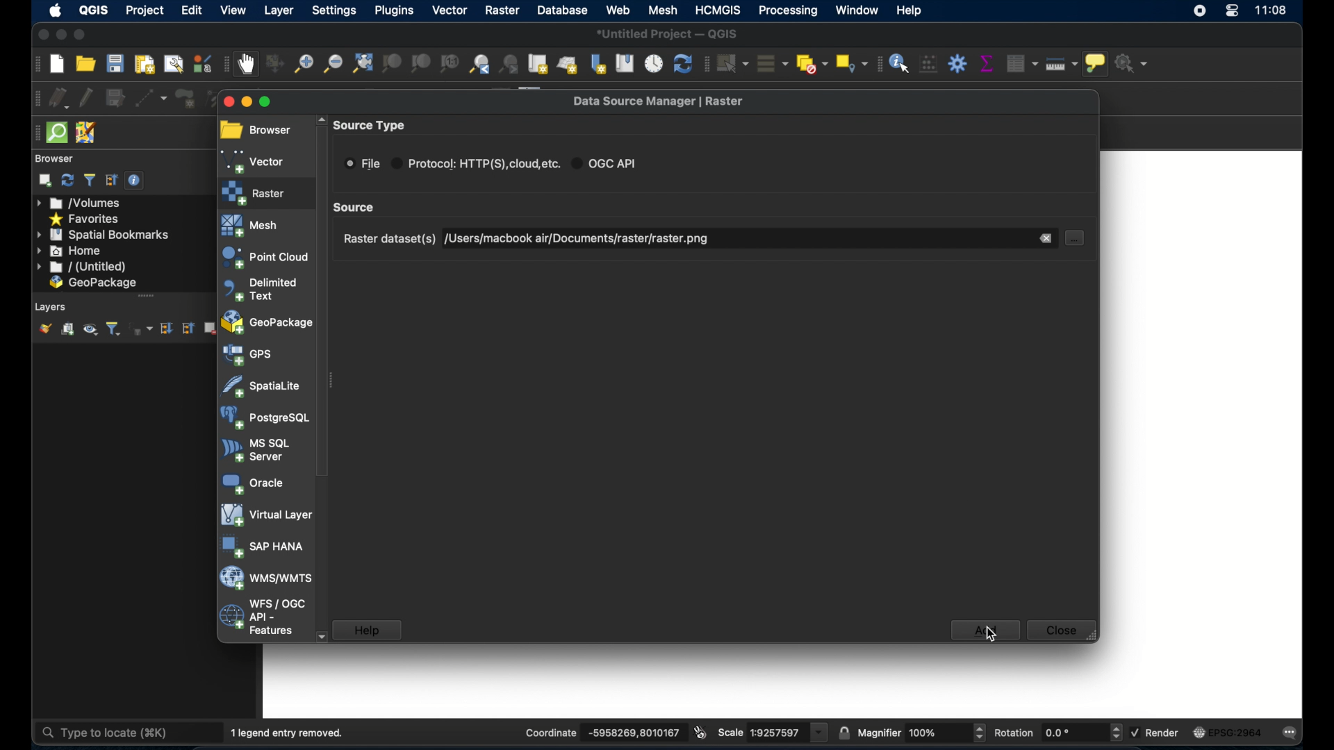 This screenshot has width=1334, height=750. Describe the element at coordinates (787, 10) in the screenshot. I see `processing` at that location.